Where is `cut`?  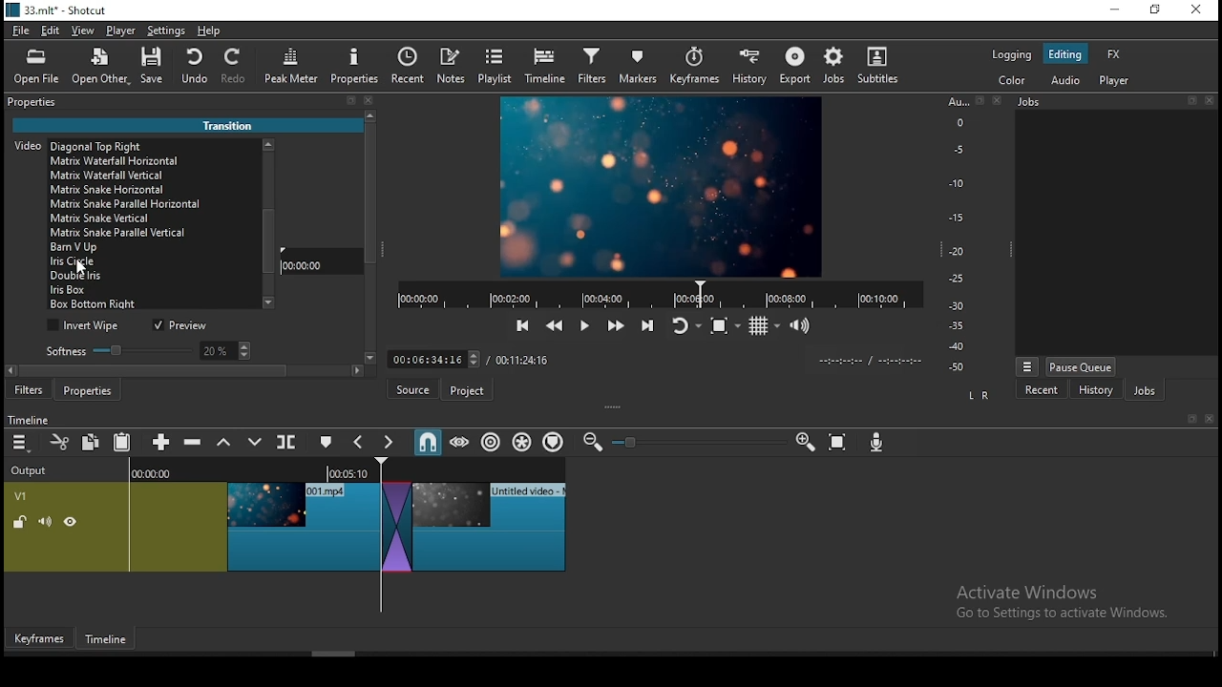
cut is located at coordinates (60, 442).